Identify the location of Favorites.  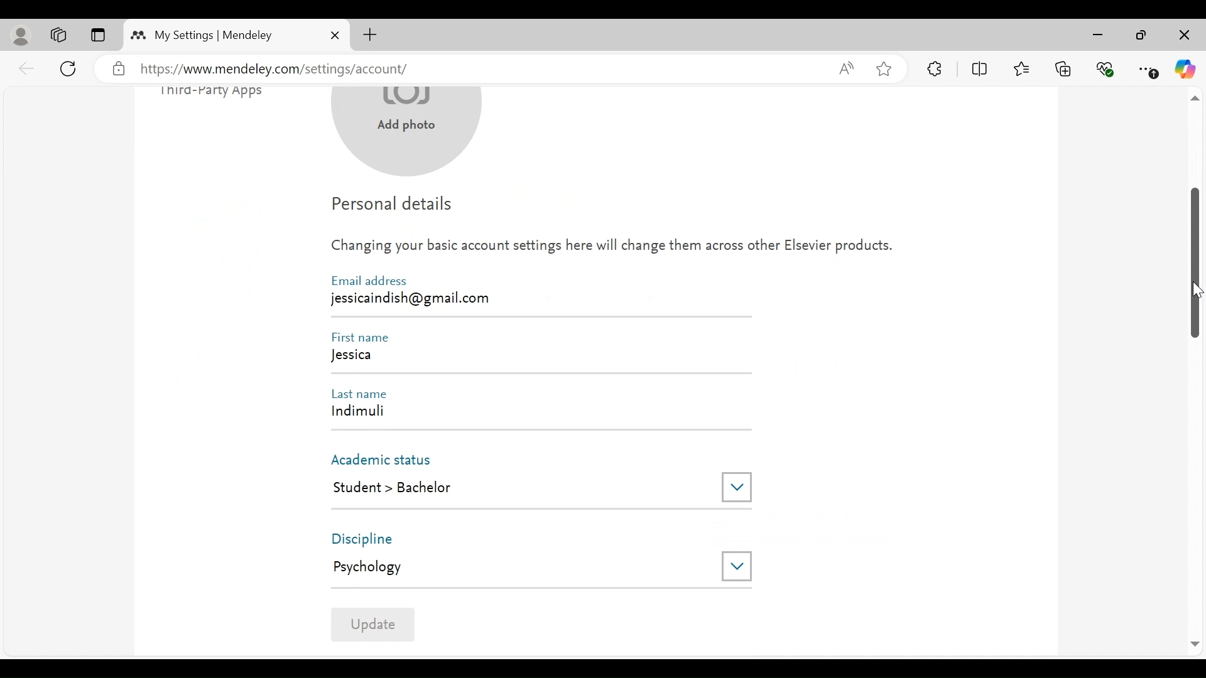
(1021, 67).